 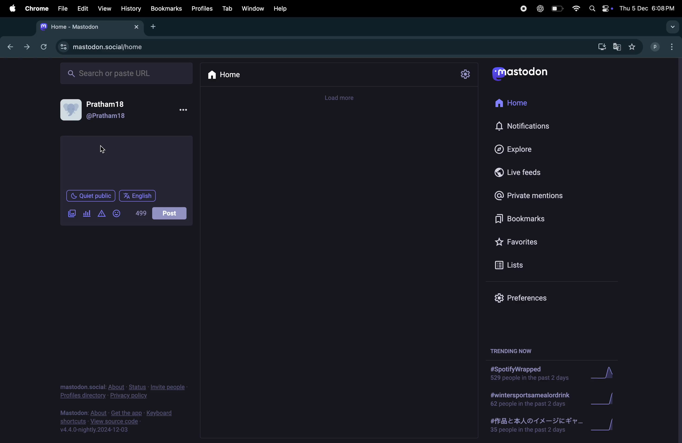 I want to click on privacy, so click(x=120, y=392).